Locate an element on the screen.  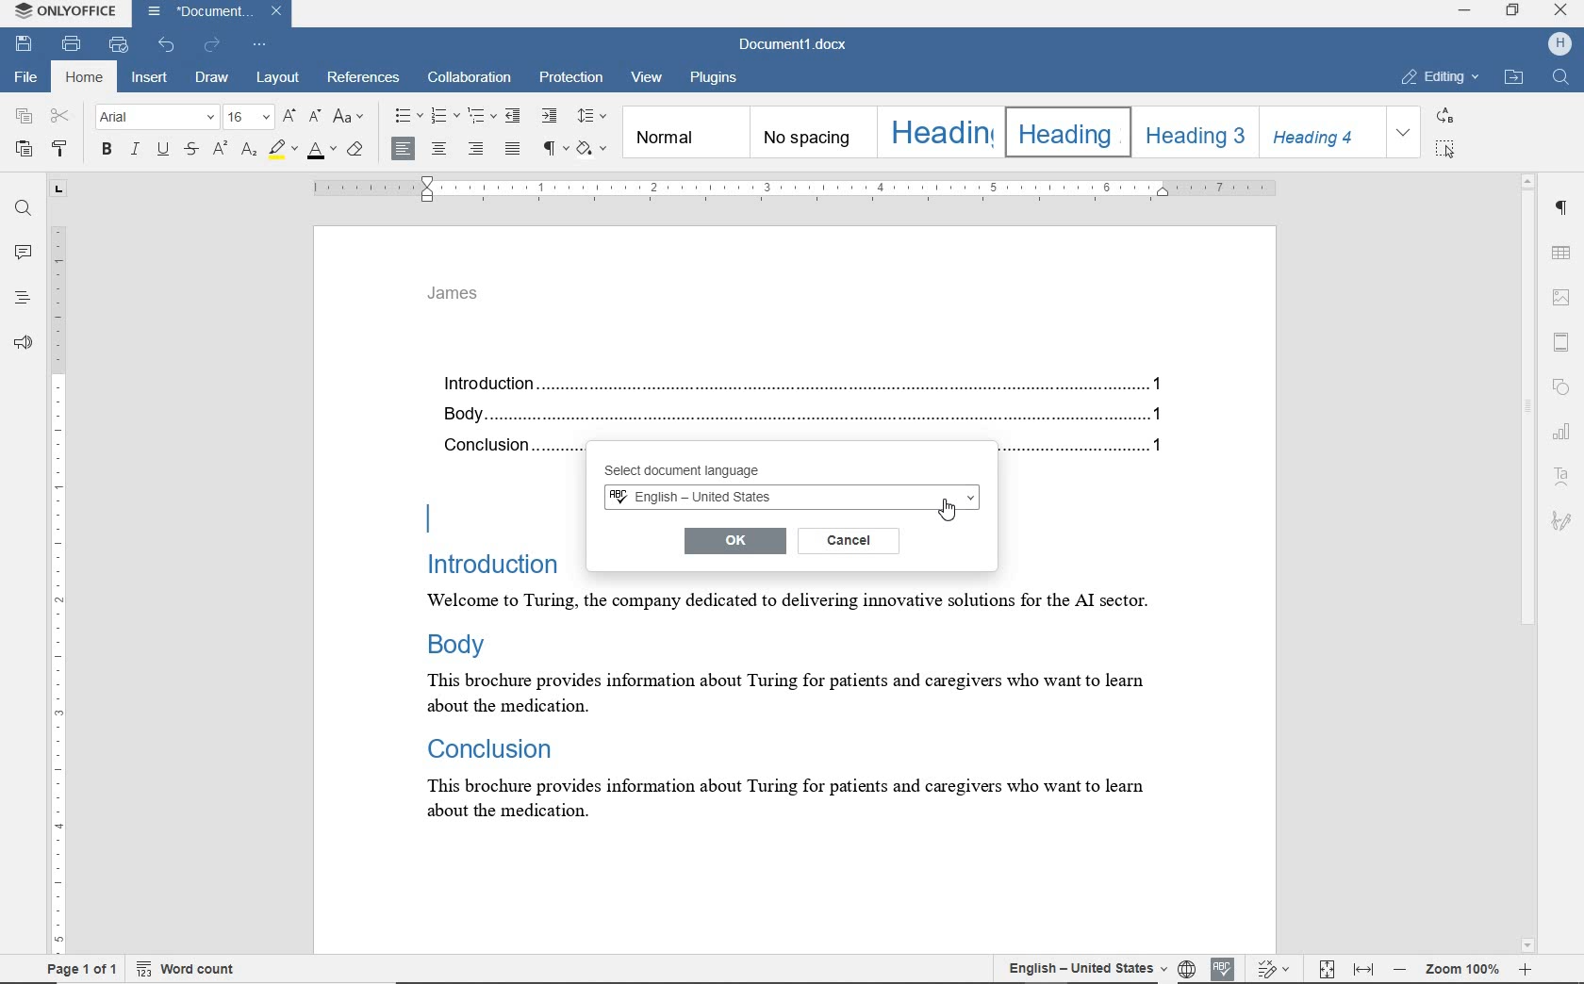
EXPAND is located at coordinates (1405, 133).